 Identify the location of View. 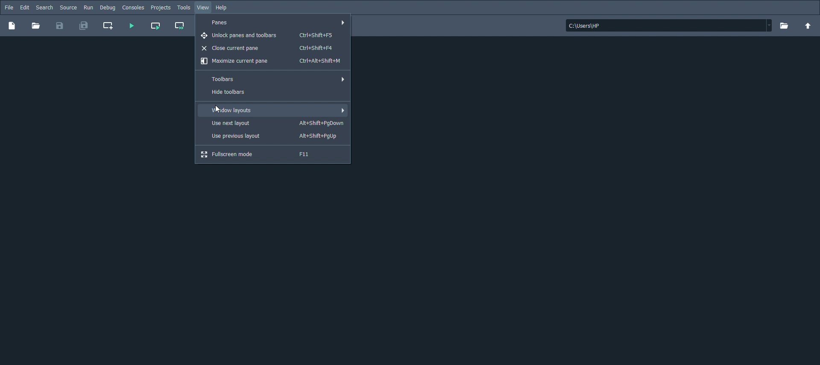
(205, 9).